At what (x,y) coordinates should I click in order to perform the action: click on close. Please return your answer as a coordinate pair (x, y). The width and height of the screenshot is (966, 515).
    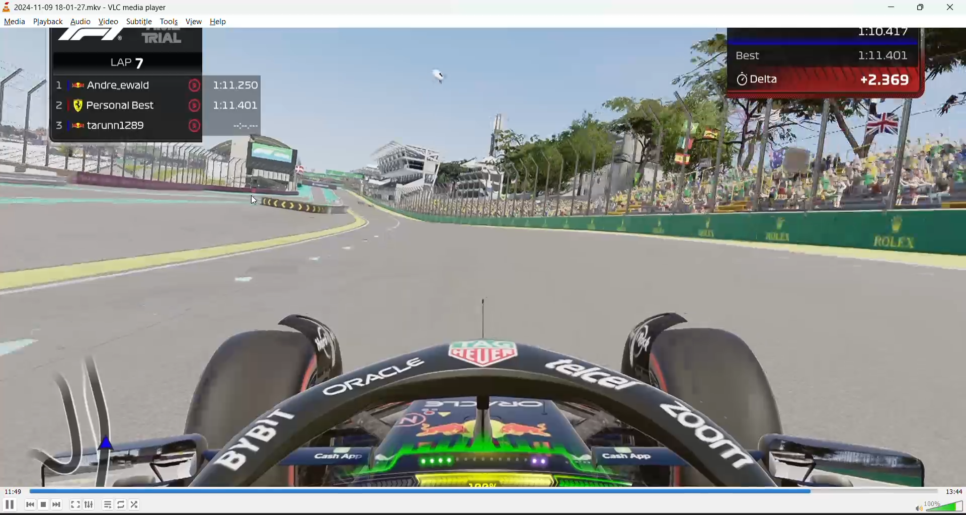
    Looking at the image, I should click on (954, 8).